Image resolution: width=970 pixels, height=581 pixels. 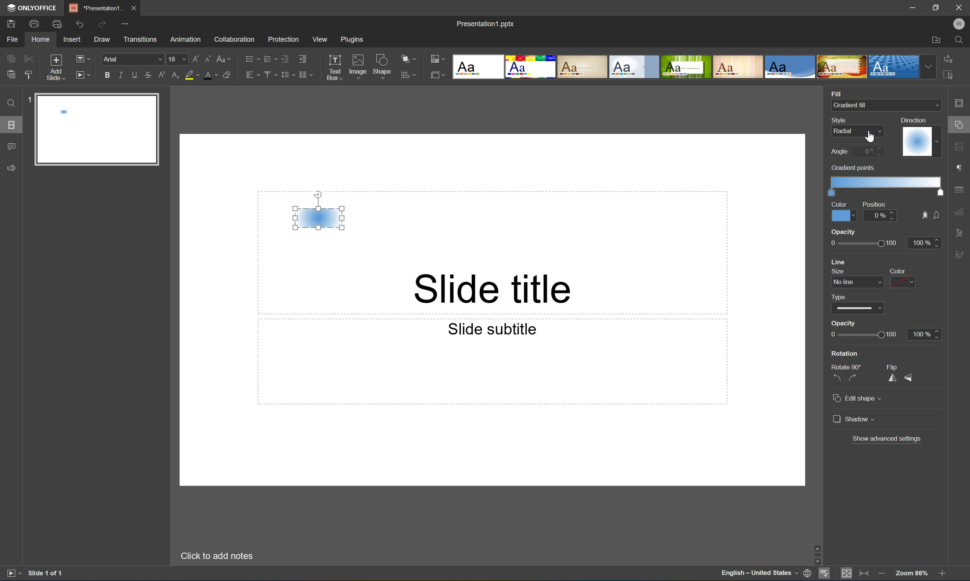 What do you see at coordinates (847, 366) in the screenshot?
I see `Rotate 90°` at bounding box center [847, 366].